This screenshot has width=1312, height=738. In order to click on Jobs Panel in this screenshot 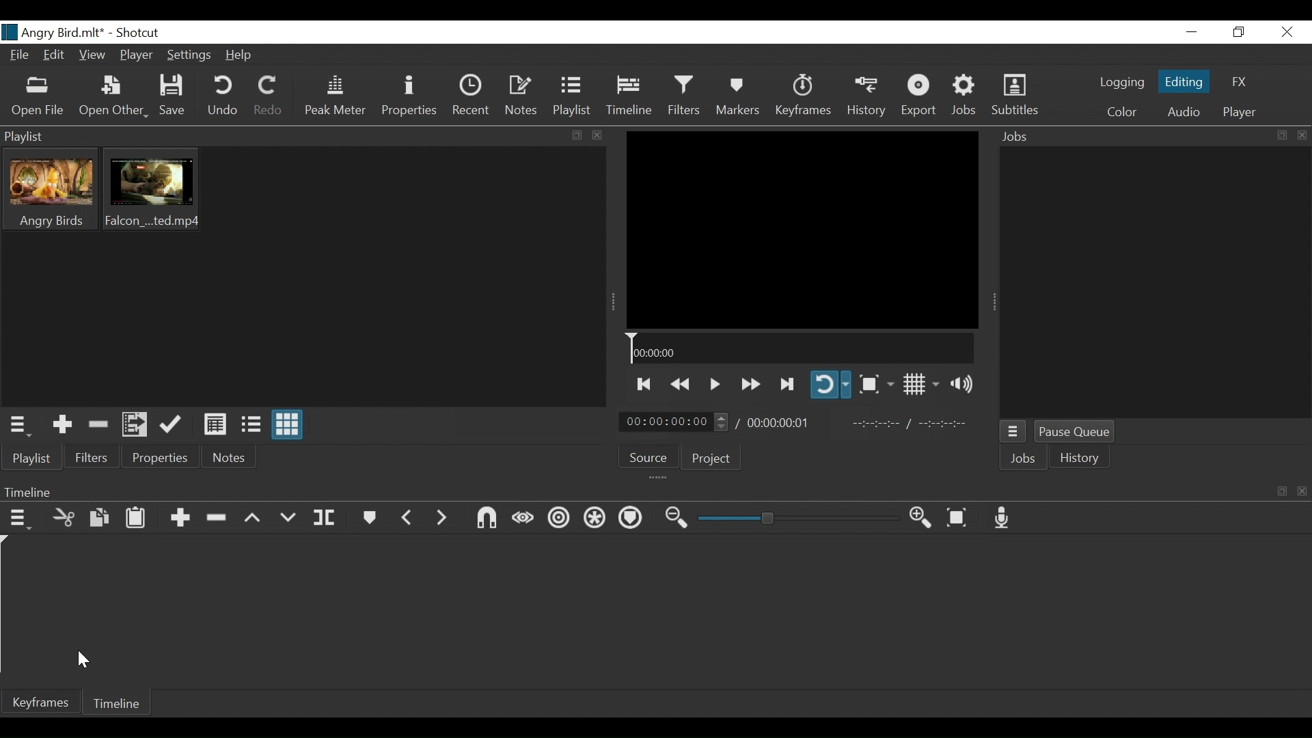, I will do `click(1154, 284)`.